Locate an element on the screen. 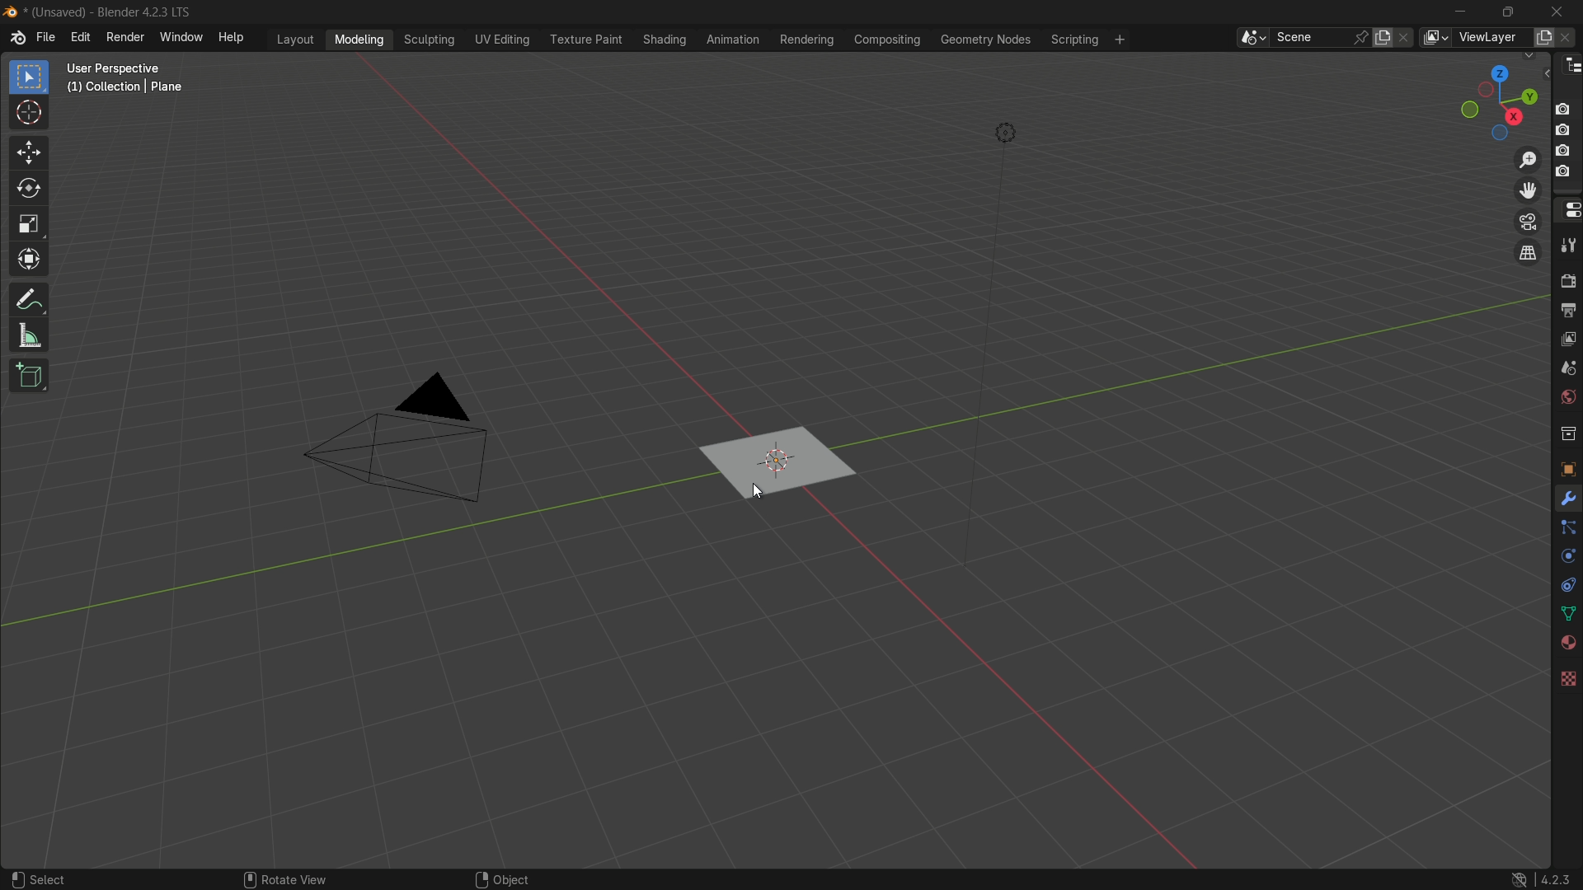  window menu is located at coordinates (181, 37).